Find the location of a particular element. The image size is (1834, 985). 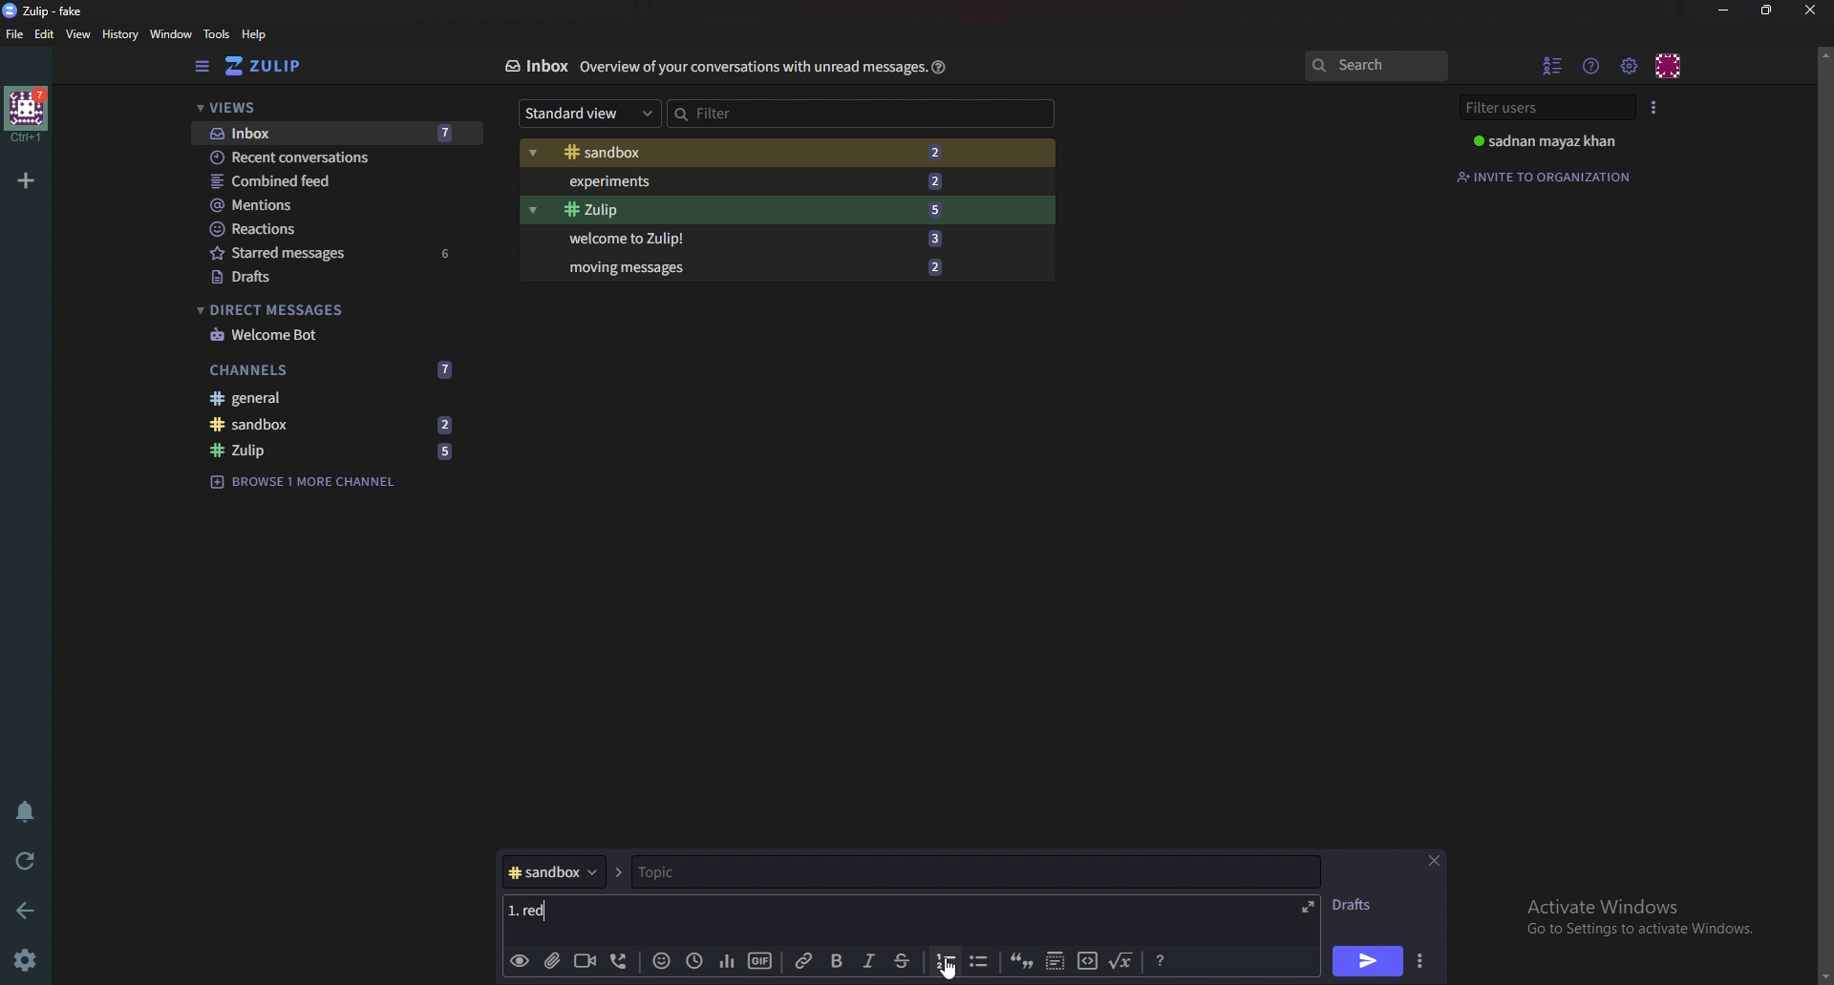

close message is located at coordinates (1435, 860).